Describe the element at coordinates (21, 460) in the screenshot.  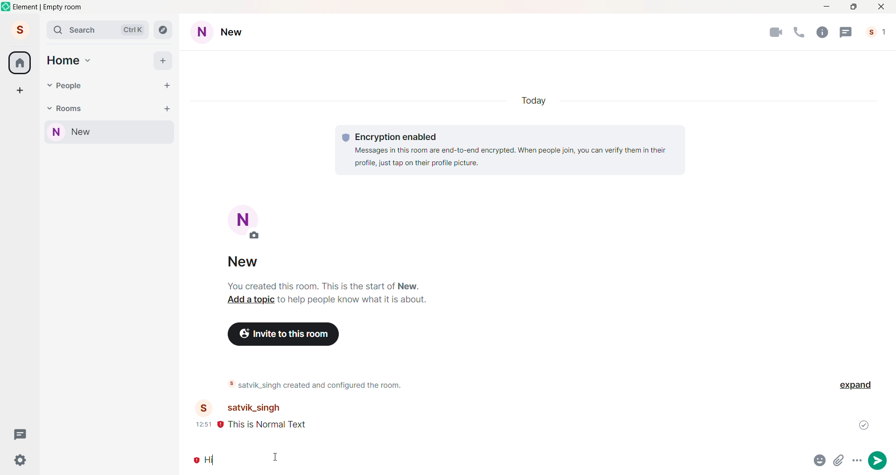
I see `Quick Settings` at that location.